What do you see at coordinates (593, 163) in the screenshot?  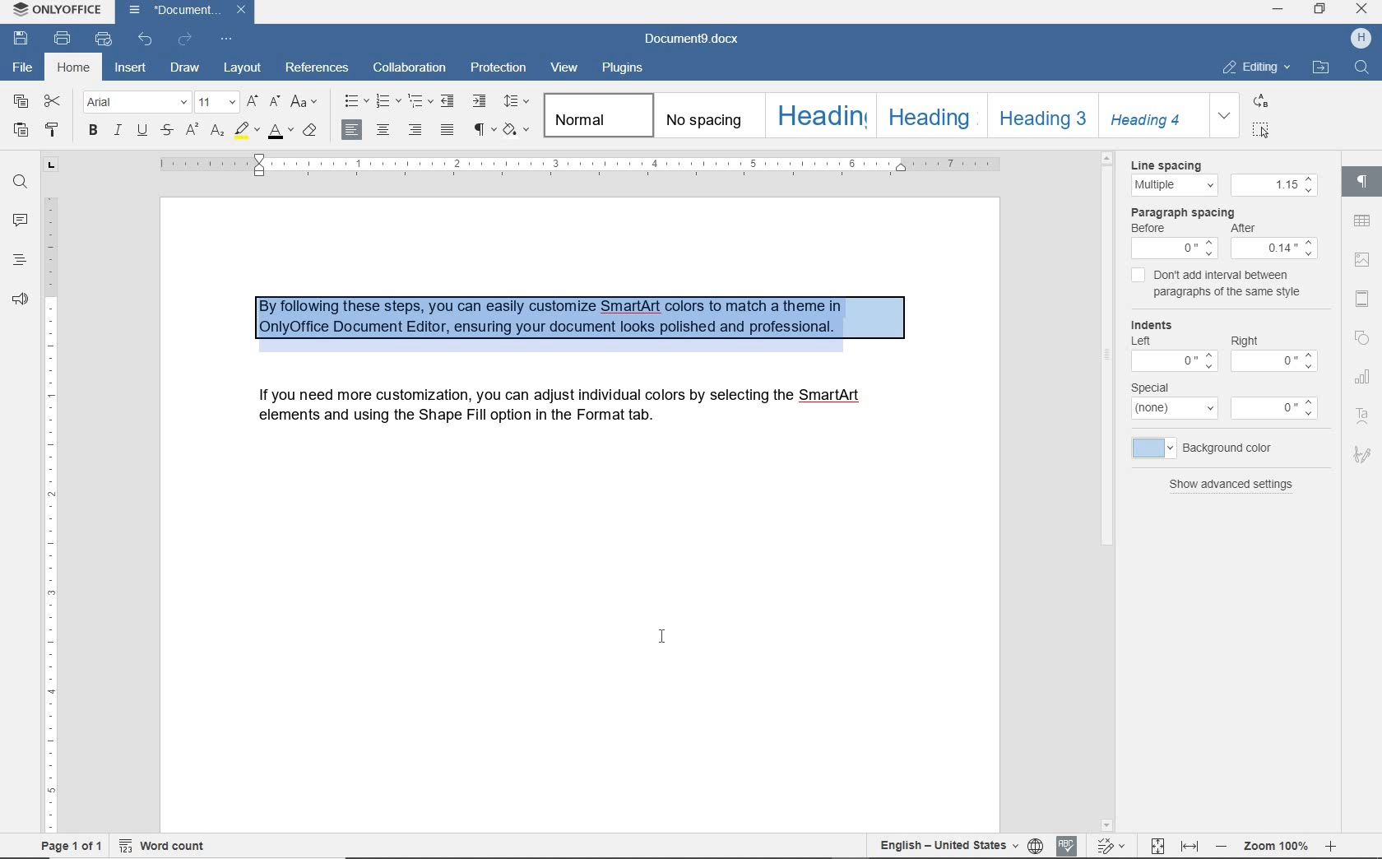 I see `ruler` at bounding box center [593, 163].